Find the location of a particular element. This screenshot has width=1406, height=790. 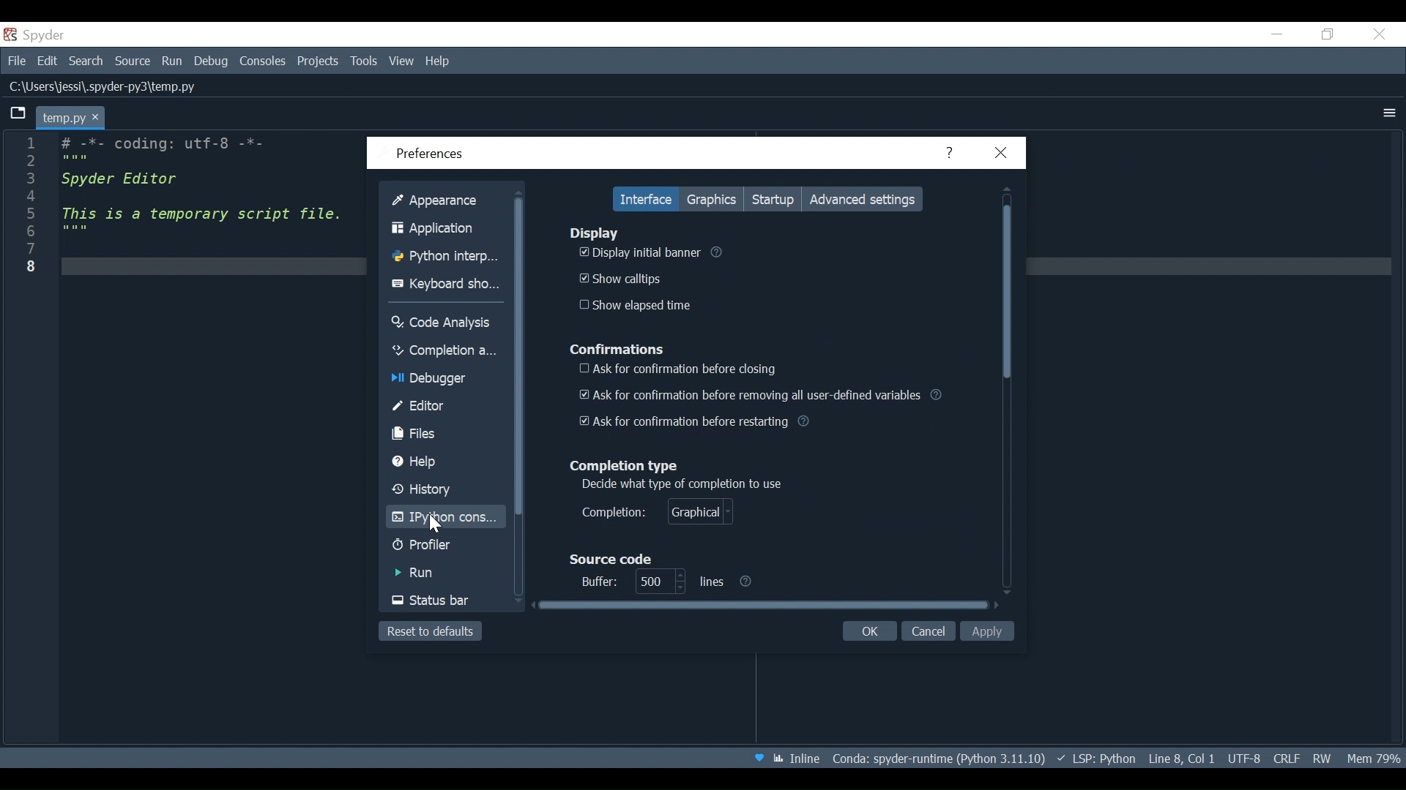

Close is located at coordinates (1005, 153).